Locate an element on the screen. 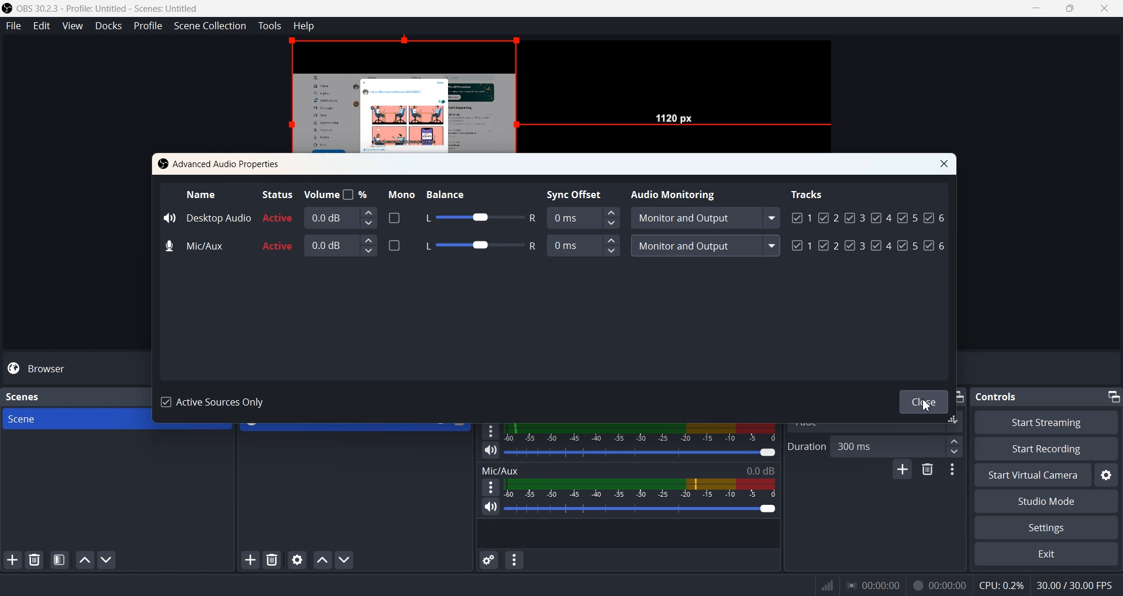 This screenshot has width=1123, height=596. CPU:0.2% is located at coordinates (1001, 584).